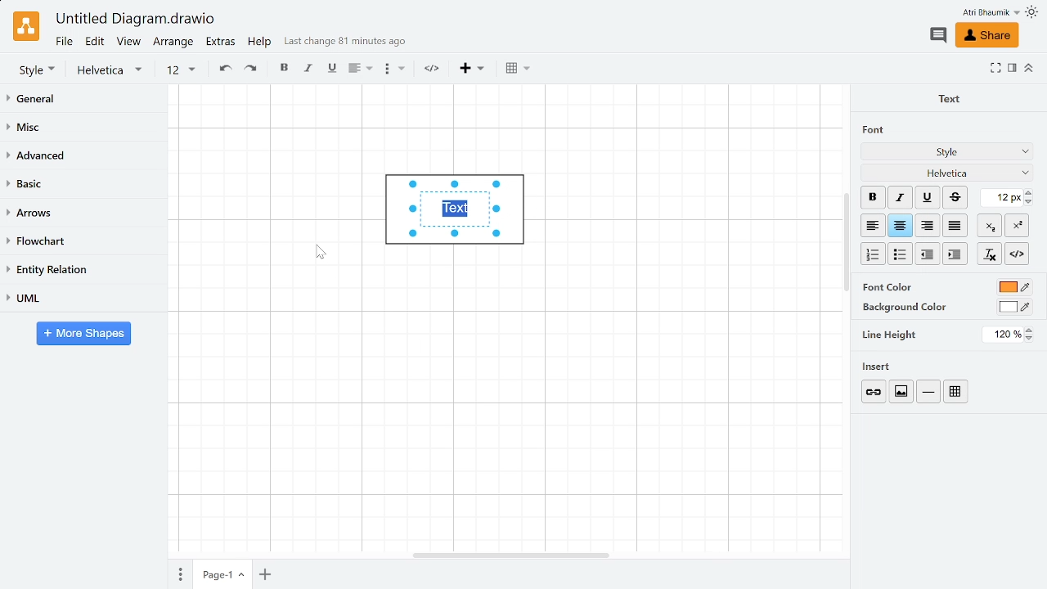 Image resolution: width=1047 pixels, height=589 pixels. Describe the element at coordinates (129, 43) in the screenshot. I see `View` at that location.